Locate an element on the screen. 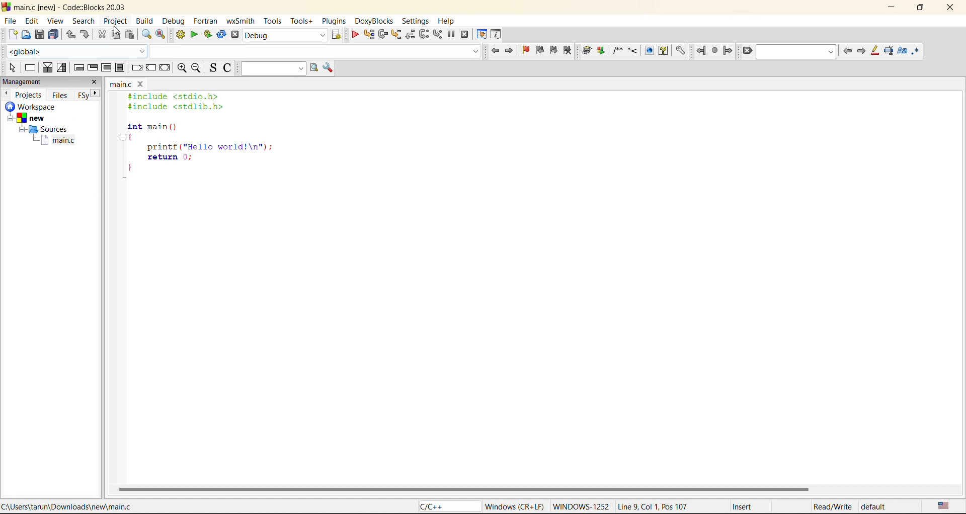 The height and width of the screenshot is (514, 966). view is located at coordinates (54, 21).